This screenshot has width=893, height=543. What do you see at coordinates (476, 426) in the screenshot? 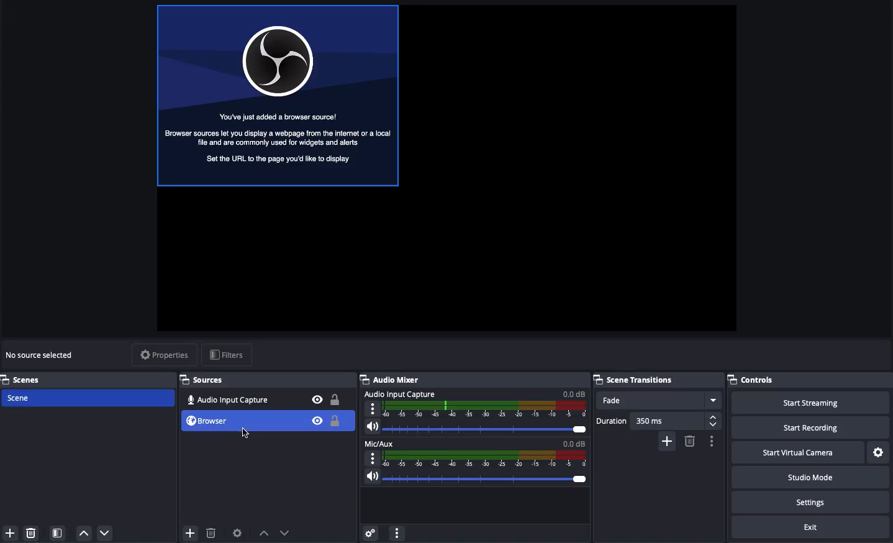
I see `Volume` at bounding box center [476, 426].